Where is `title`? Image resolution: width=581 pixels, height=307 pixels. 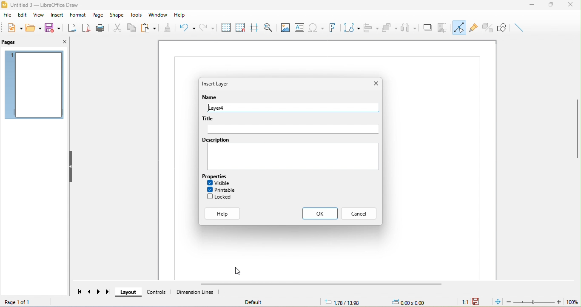
title is located at coordinates (46, 4).